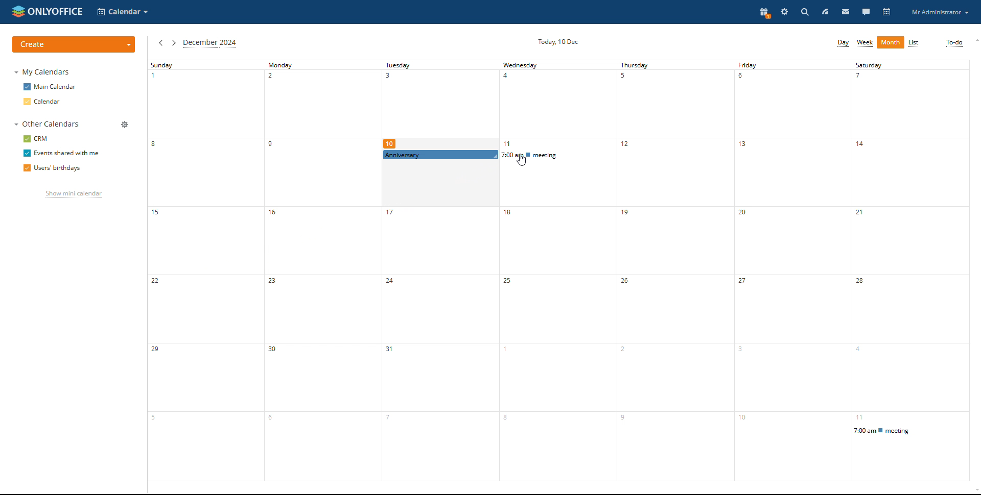 This screenshot has height=495, width=981. Describe the element at coordinates (846, 12) in the screenshot. I see `mail` at that location.